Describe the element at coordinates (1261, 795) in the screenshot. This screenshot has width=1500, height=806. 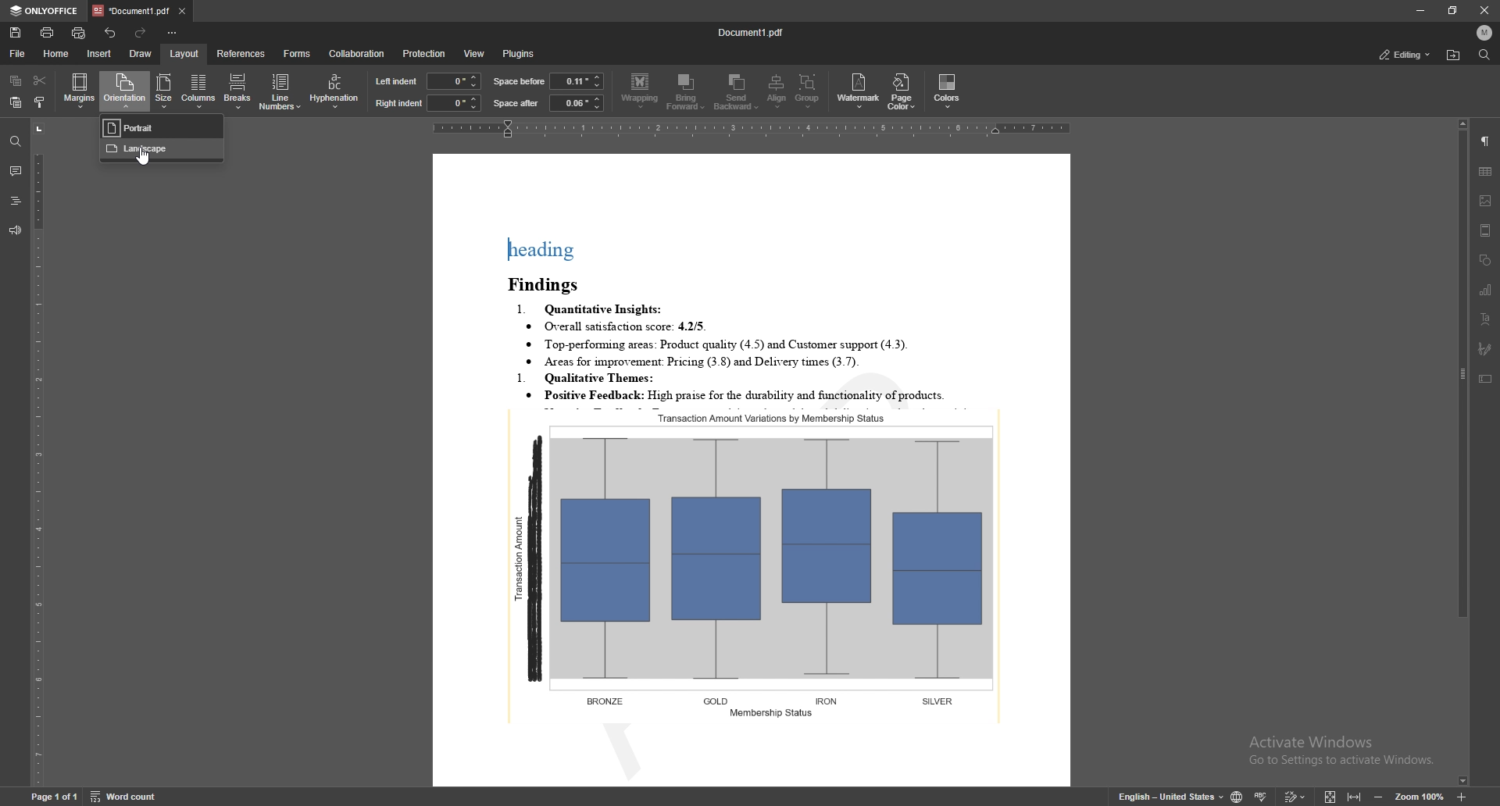
I see `spell check` at that location.